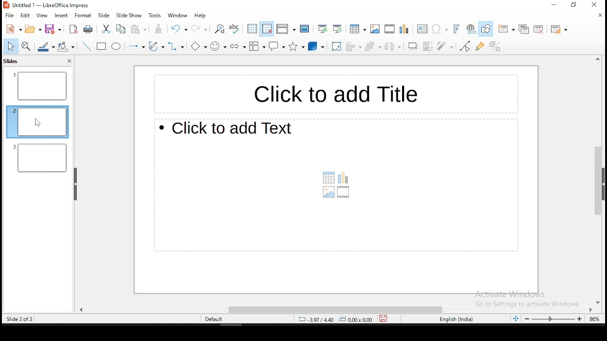 The width and height of the screenshot is (607, 341). What do you see at coordinates (464, 47) in the screenshot?
I see `toggle point edit mode` at bounding box center [464, 47].